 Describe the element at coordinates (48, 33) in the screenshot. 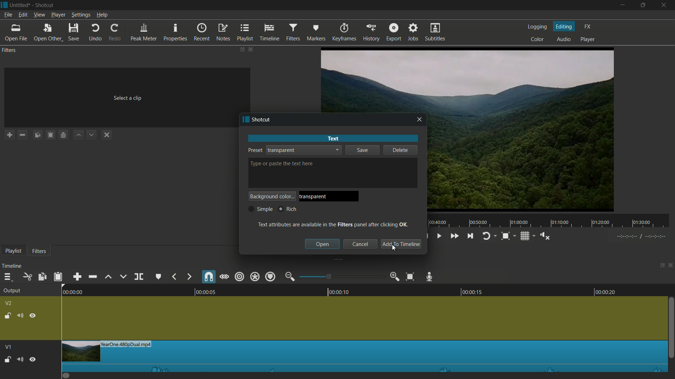

I see `open other` at that location.